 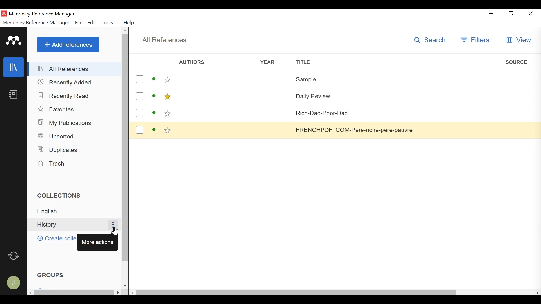 I want to click on Cursor, so click(x=114, y=231).